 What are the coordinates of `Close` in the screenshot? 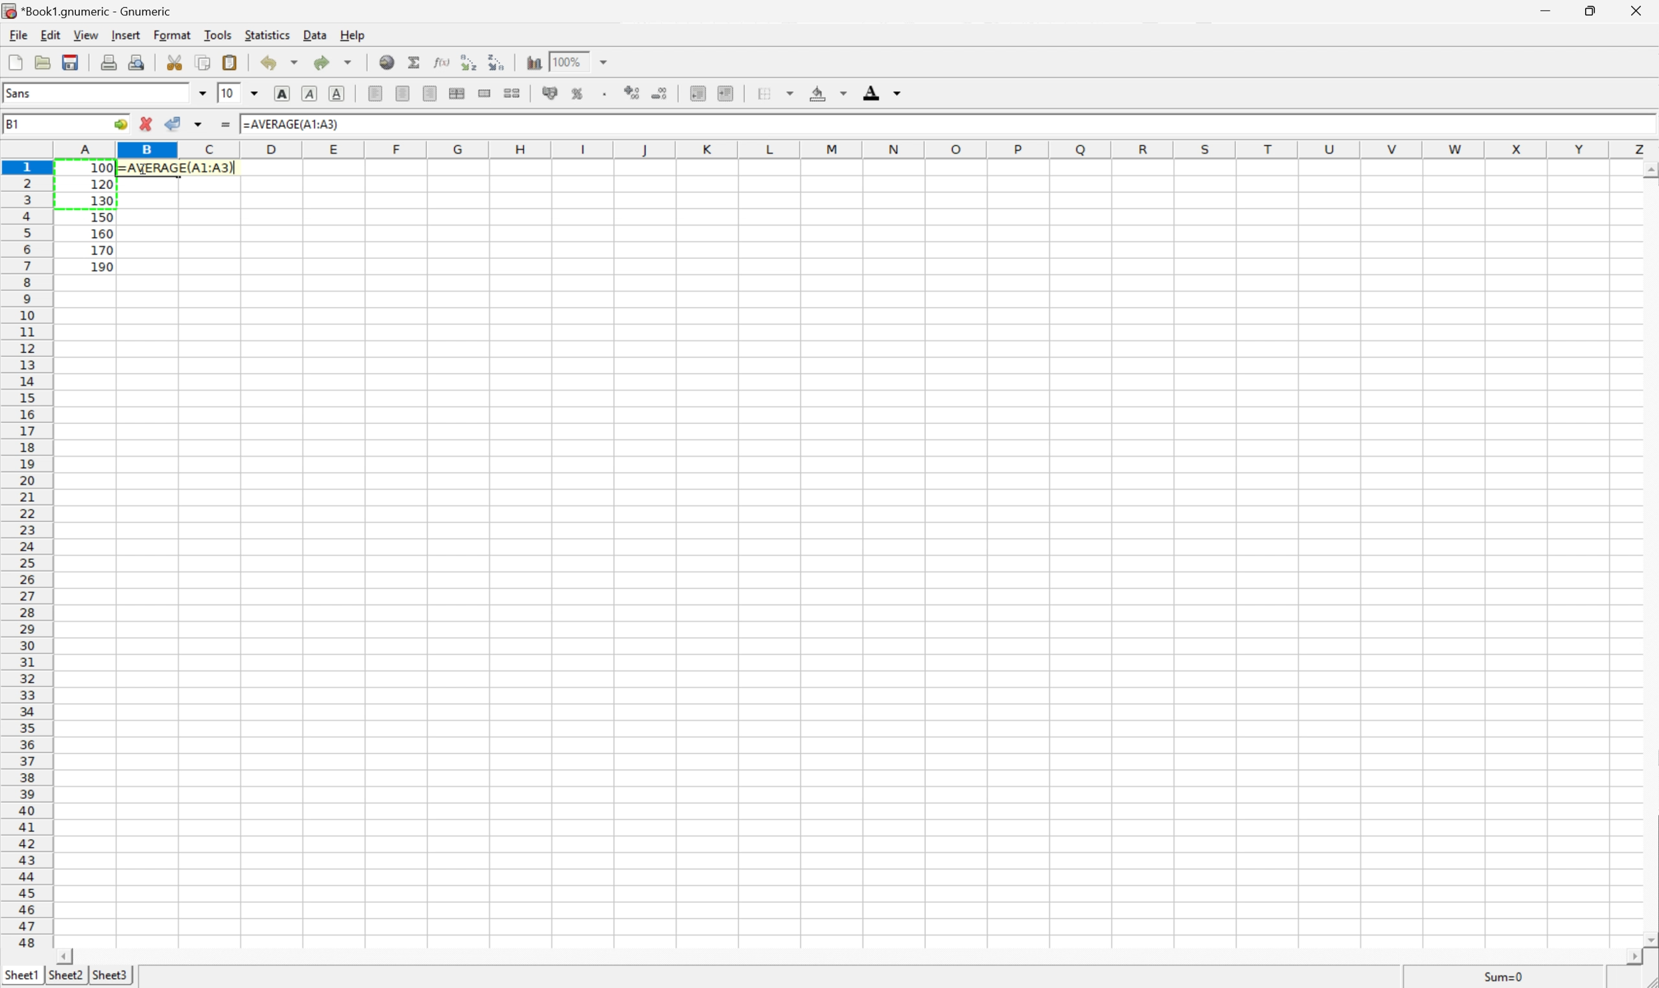 It's located at (1635, 13).